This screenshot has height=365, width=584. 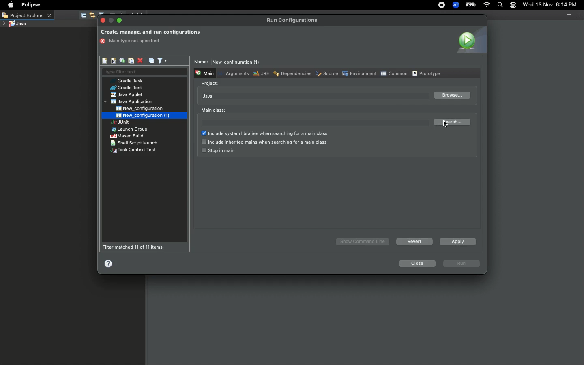 I want to click on Apple logo, so click(x=10, y=5).